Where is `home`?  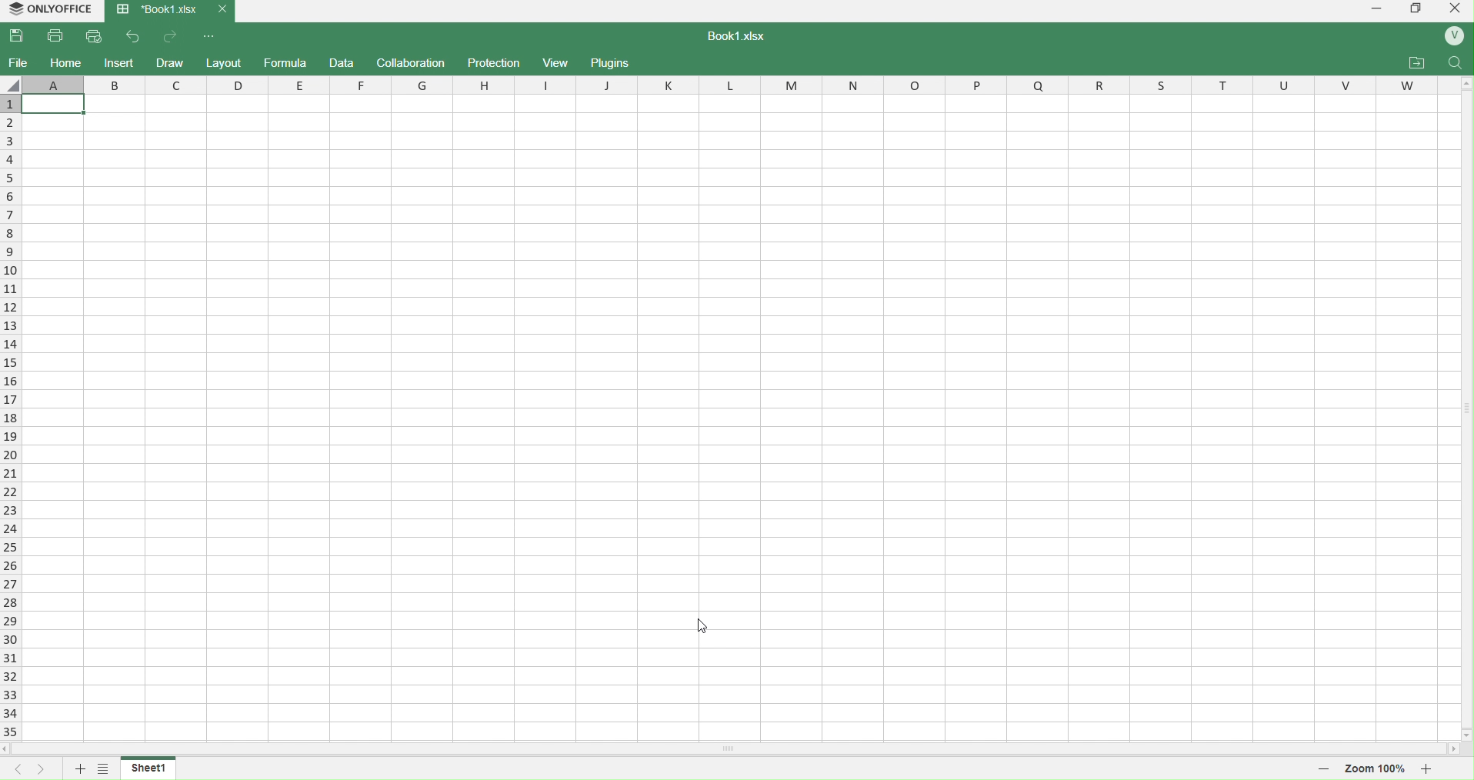 home is located at coordinates (66, 62).